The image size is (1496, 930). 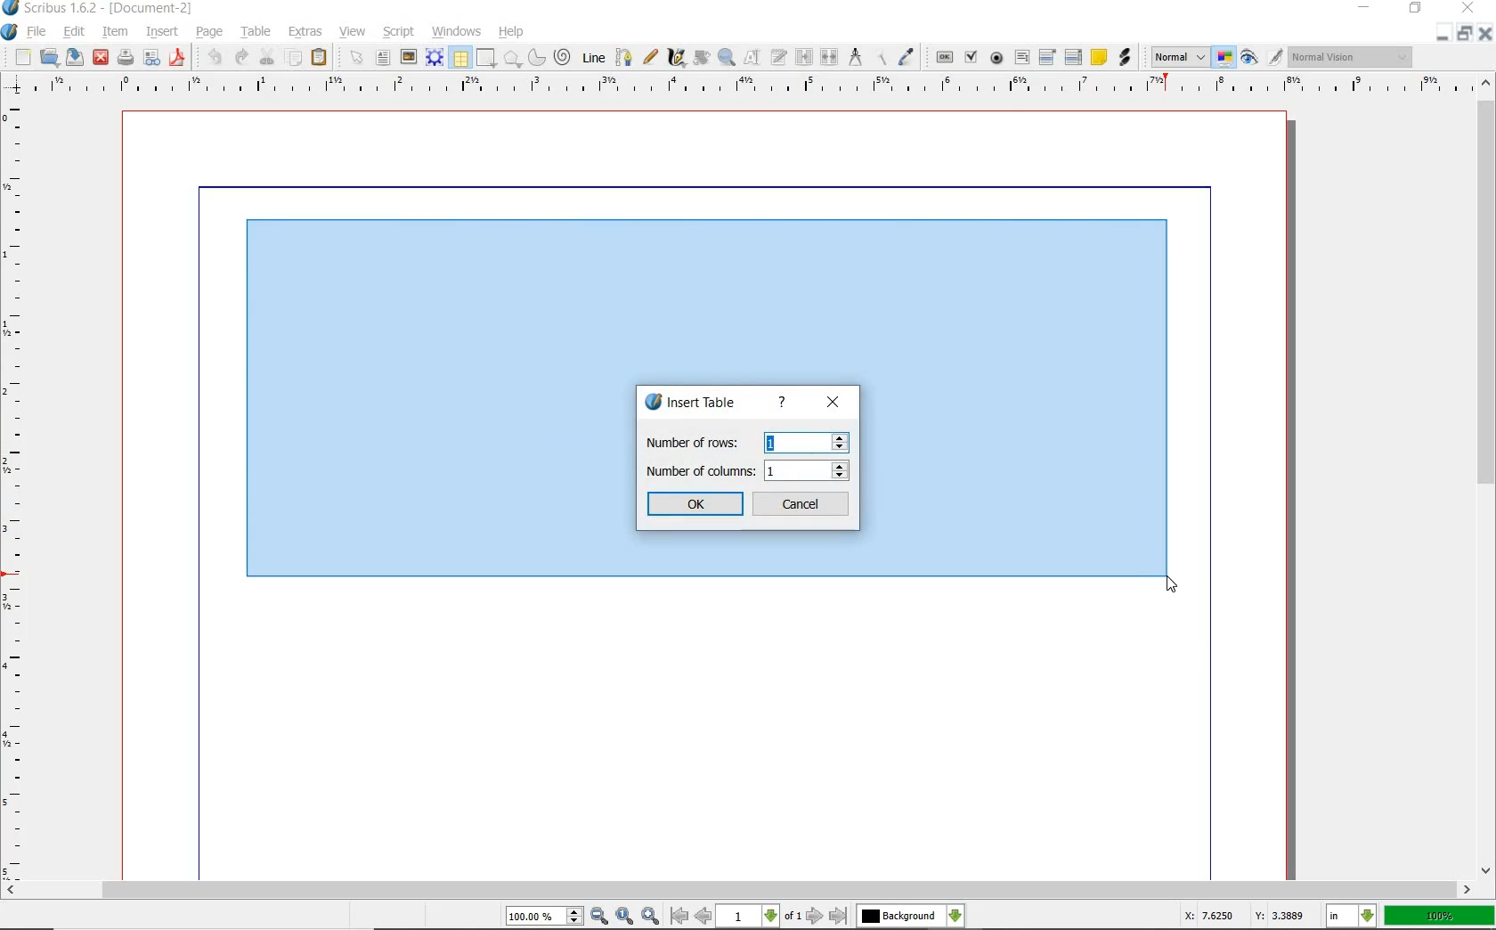 What do you see at coordinates (826, 58) in the screenshot?
I see `unlink text frame` at bounding box center [826, 58].